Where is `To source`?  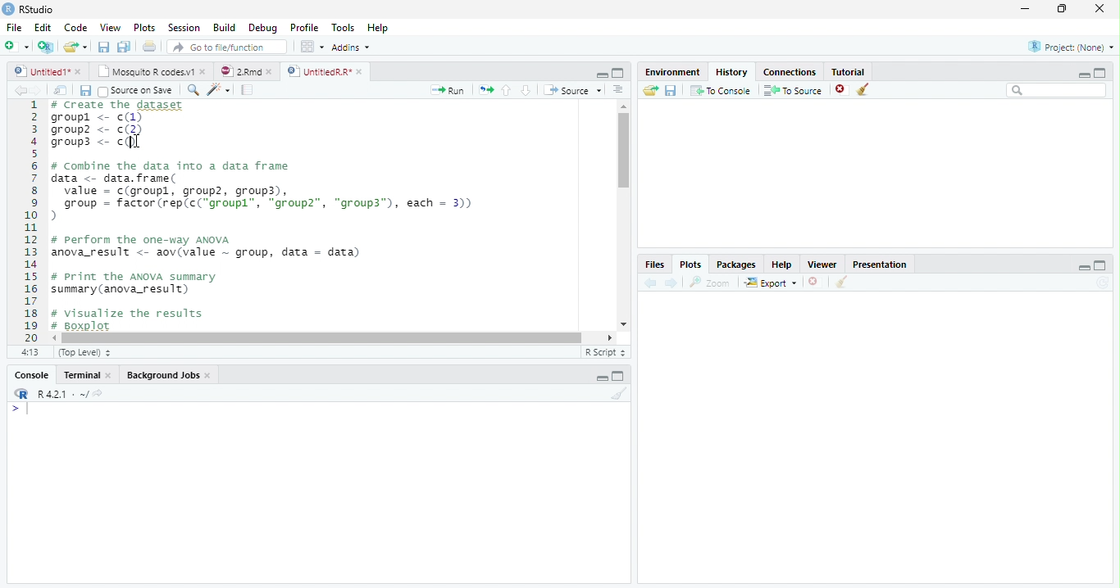
To source is located at coordinates (795, 92).